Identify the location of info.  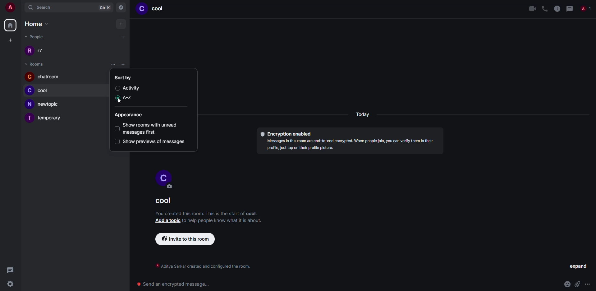
(556, 8).